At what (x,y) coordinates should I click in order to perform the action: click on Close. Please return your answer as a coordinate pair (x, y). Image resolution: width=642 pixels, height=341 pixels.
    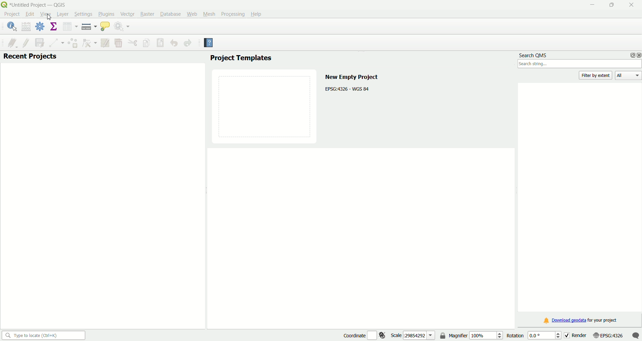
    Looking at the image, I should click on (630, 5).